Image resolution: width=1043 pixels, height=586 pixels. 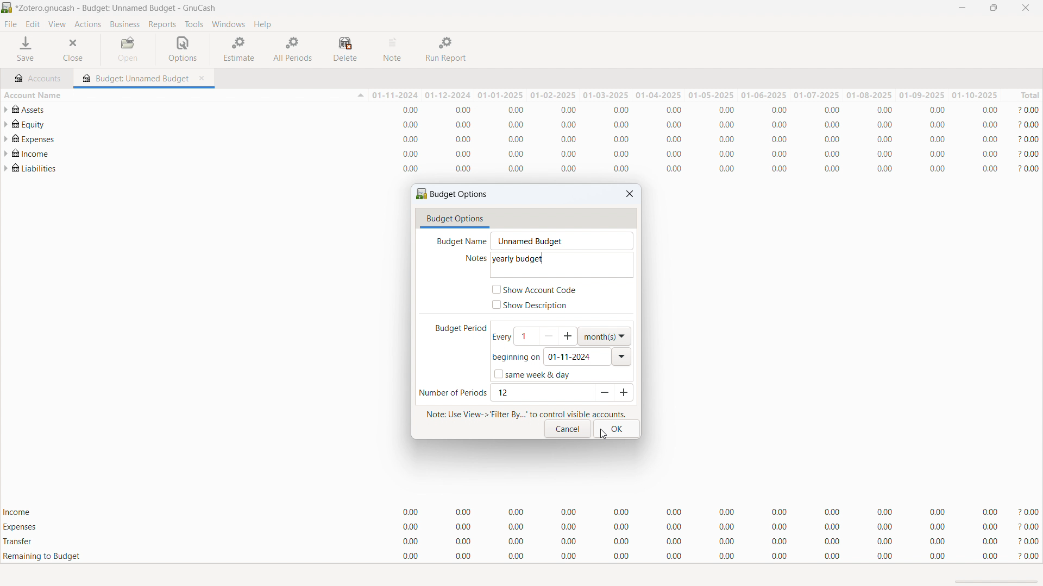 I want to click on Note: Use View-> Filter By..." to control visible accounts., so click(x=525, y=413).